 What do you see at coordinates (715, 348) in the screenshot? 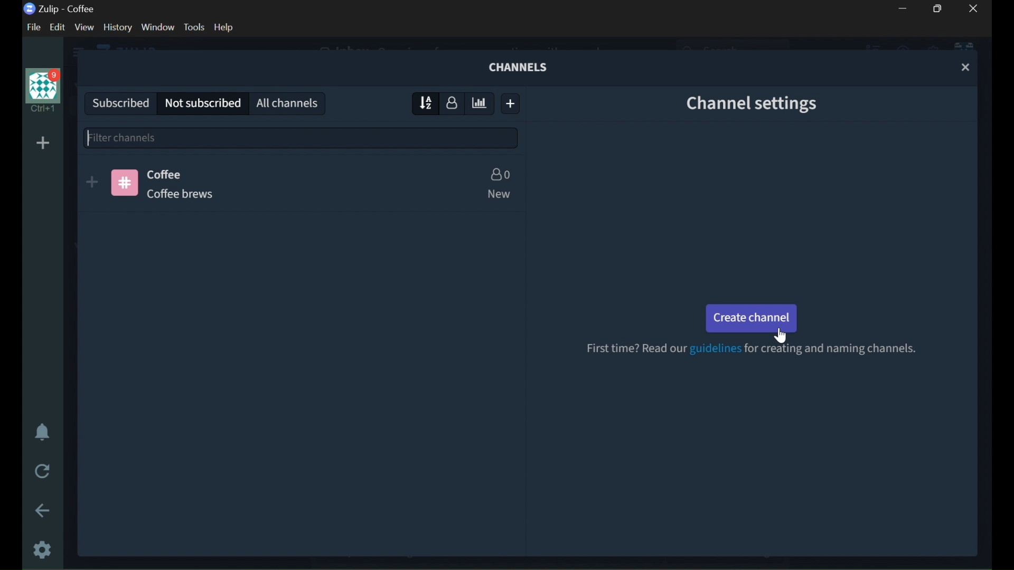
I see `guidelines` at bounding box center [715, 348].